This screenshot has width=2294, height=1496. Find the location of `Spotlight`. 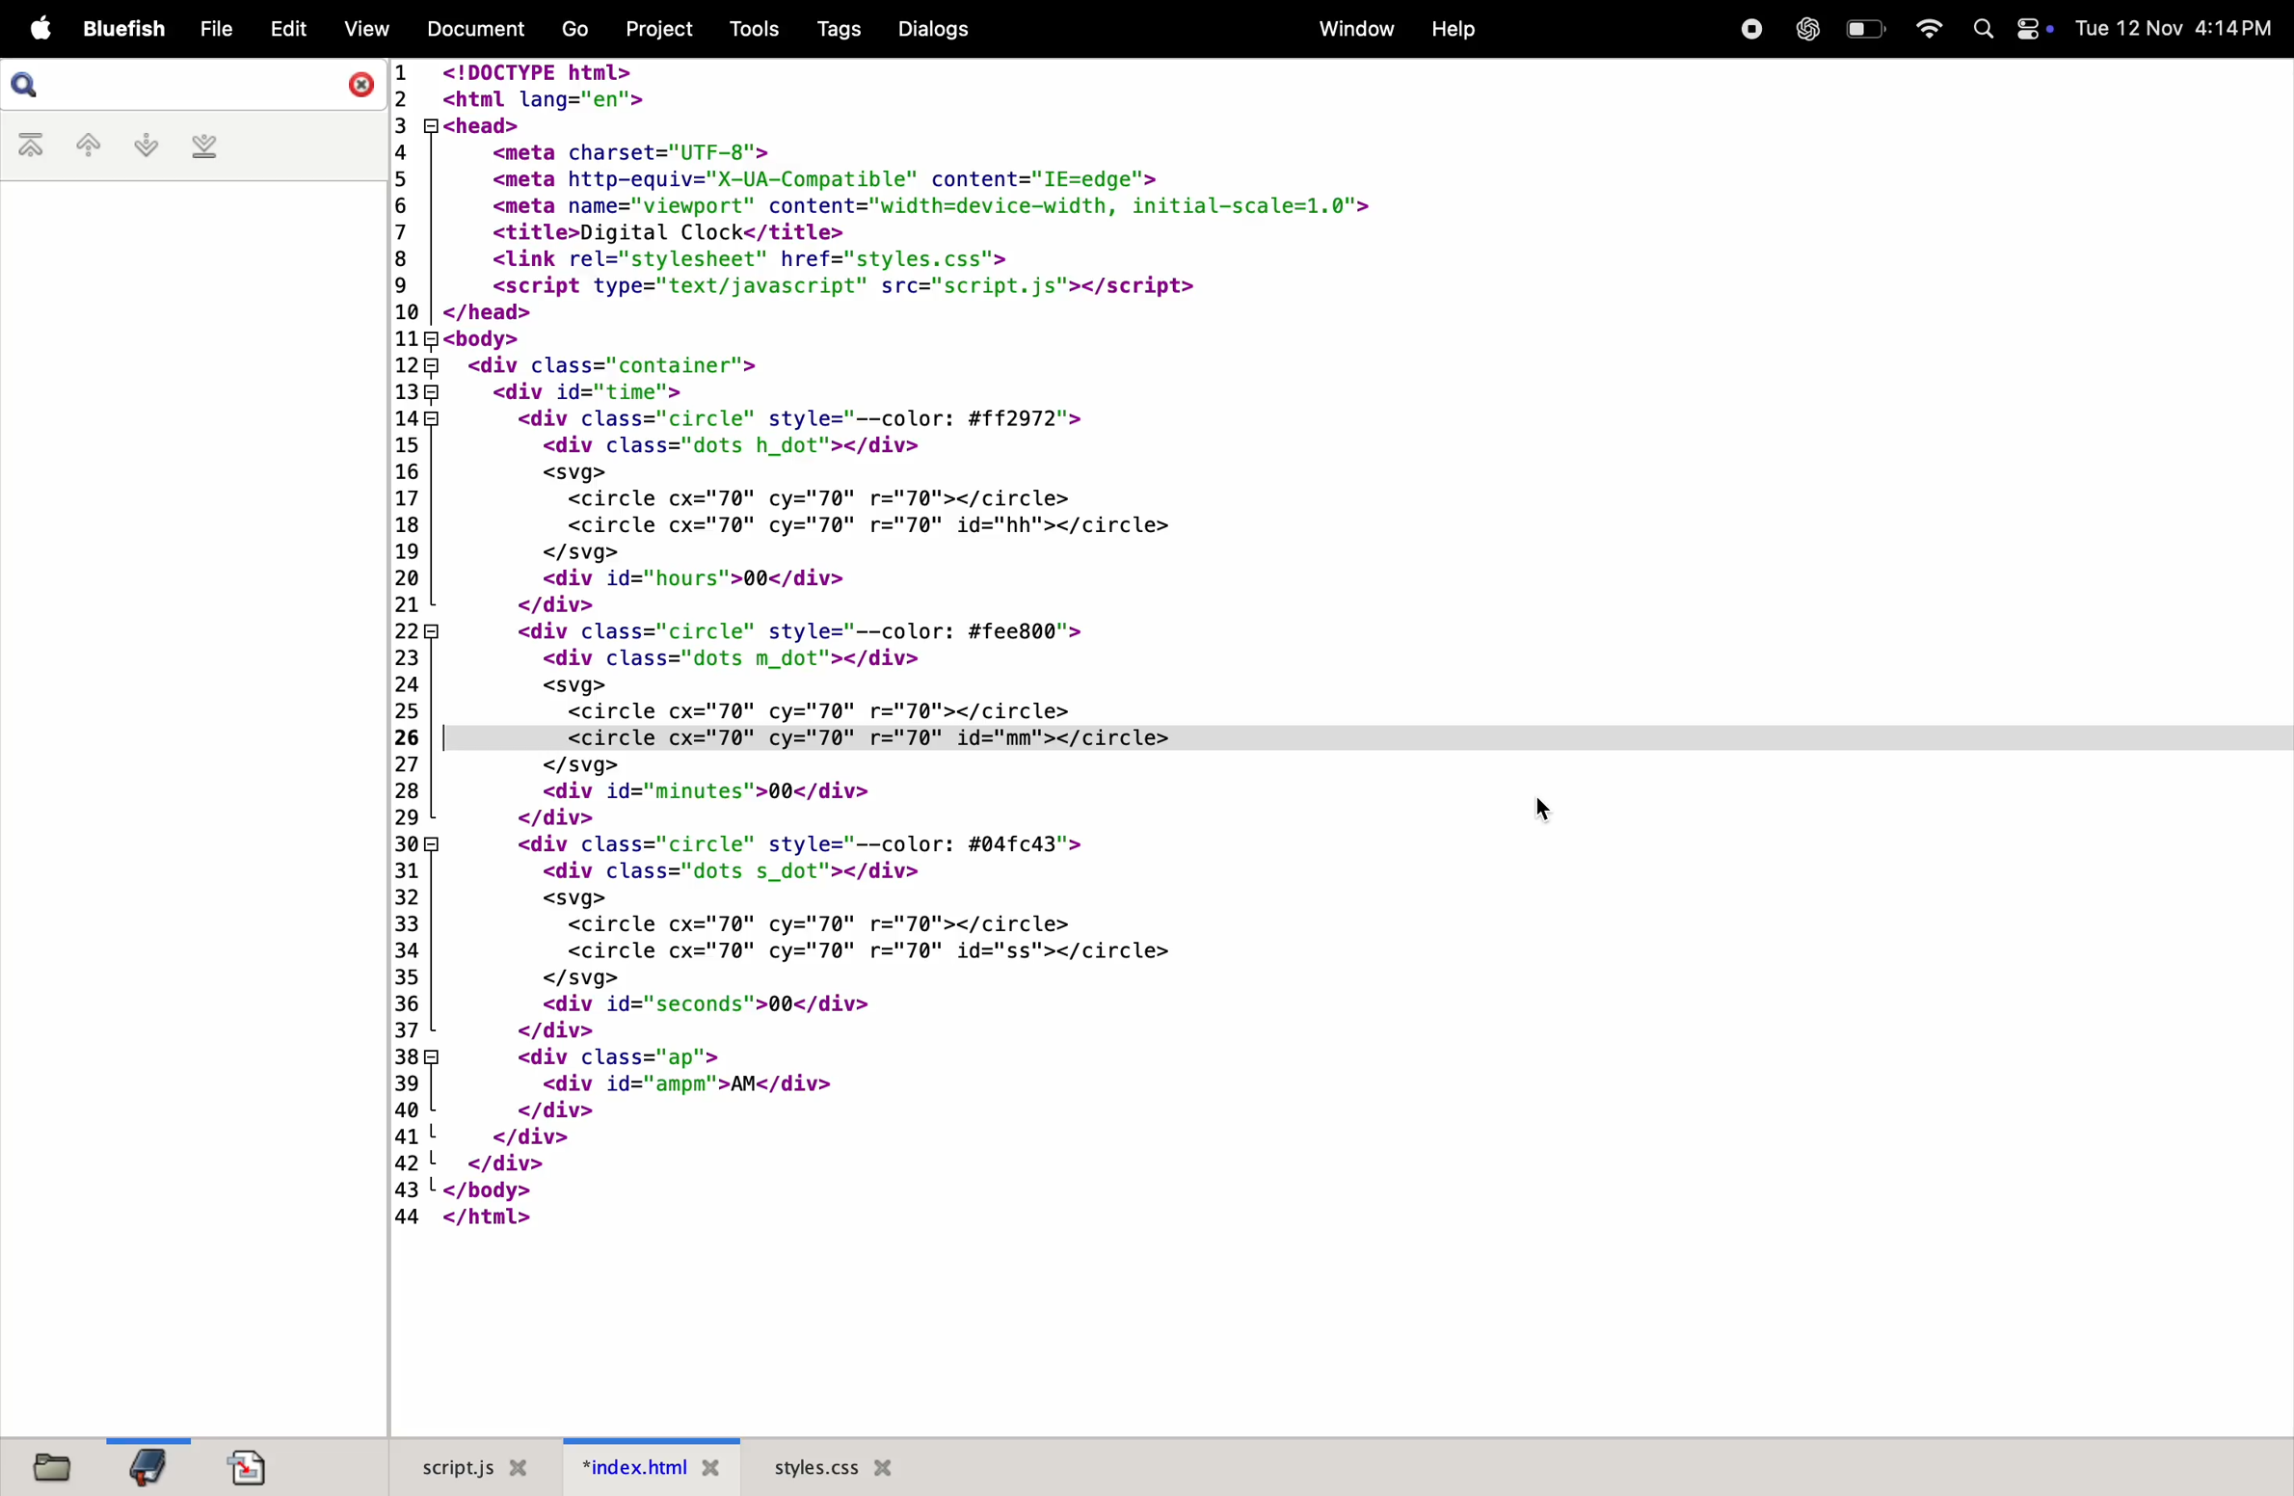

Spotlight is located at coordinates (1982, 30).